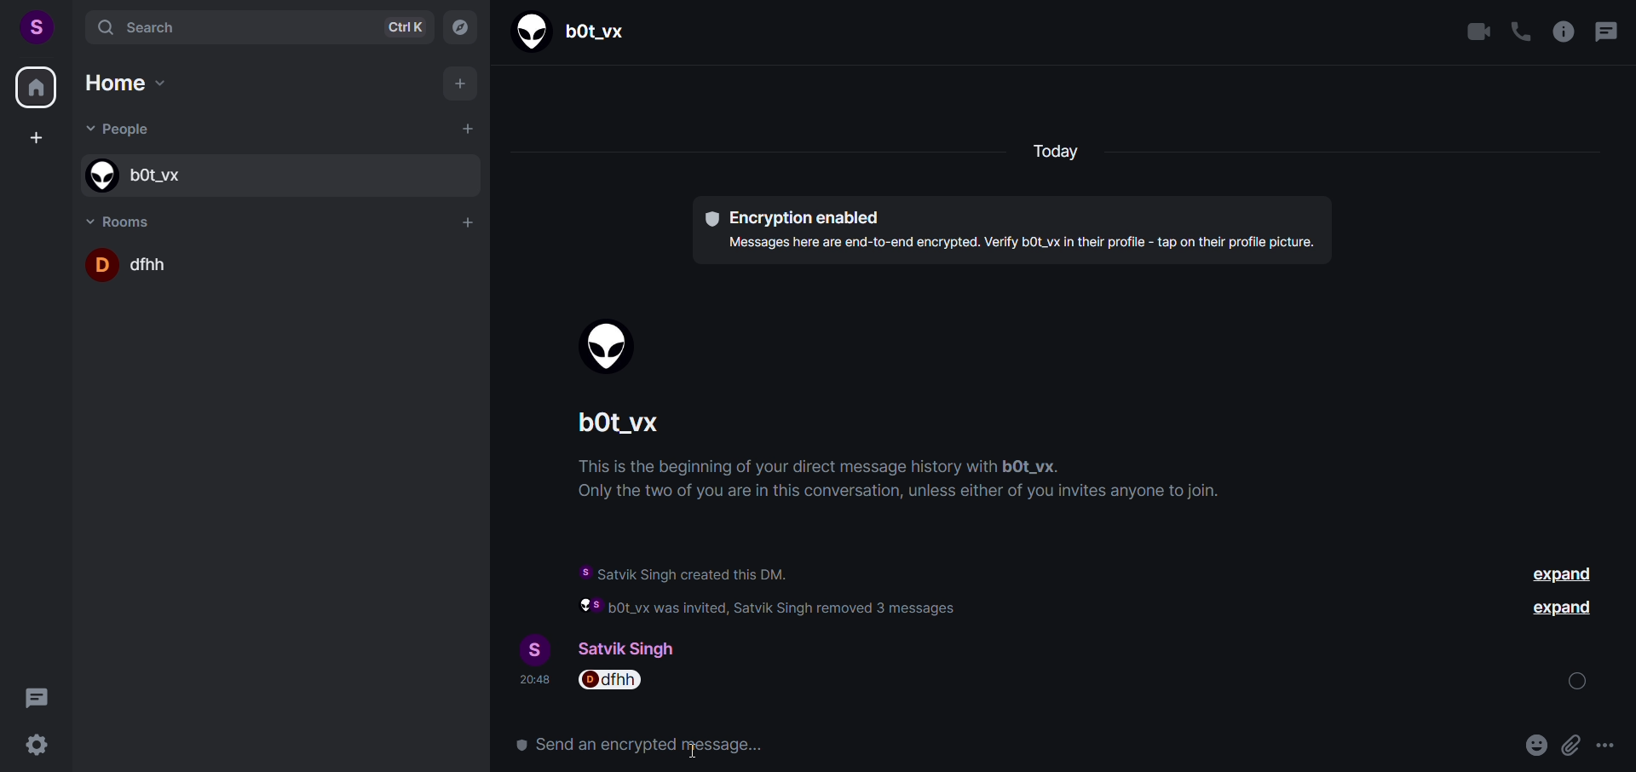 The width and height of the screenshot is (1636, 772). What do you see at coordinates (462, 86) in the screenshot?
I see `add` at bounding box center [462, 86].